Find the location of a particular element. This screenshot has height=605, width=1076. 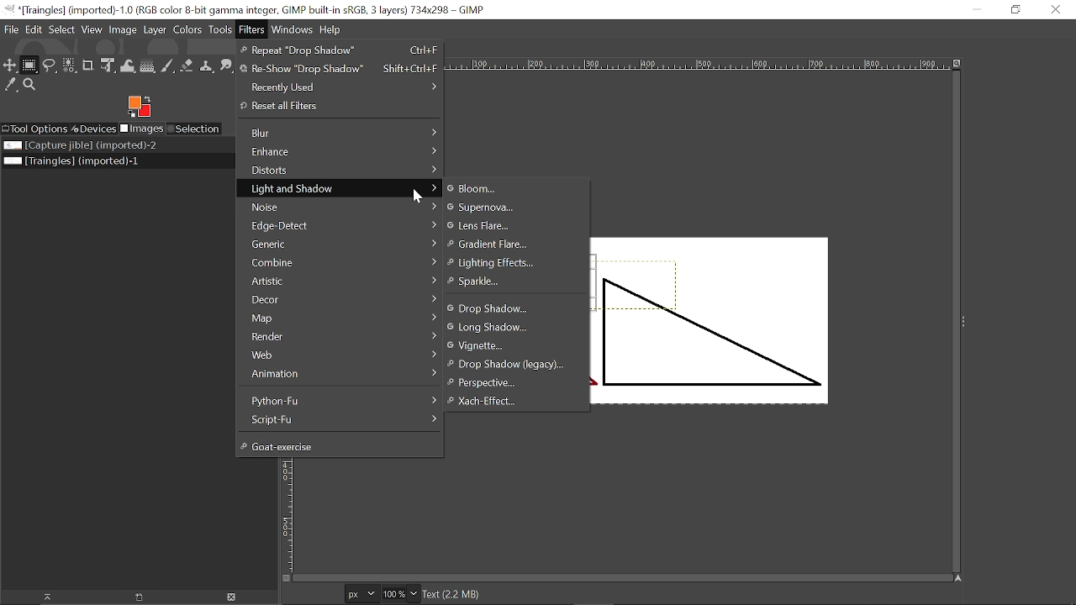

Paintbrush tool is located at coordinates (169, 66).